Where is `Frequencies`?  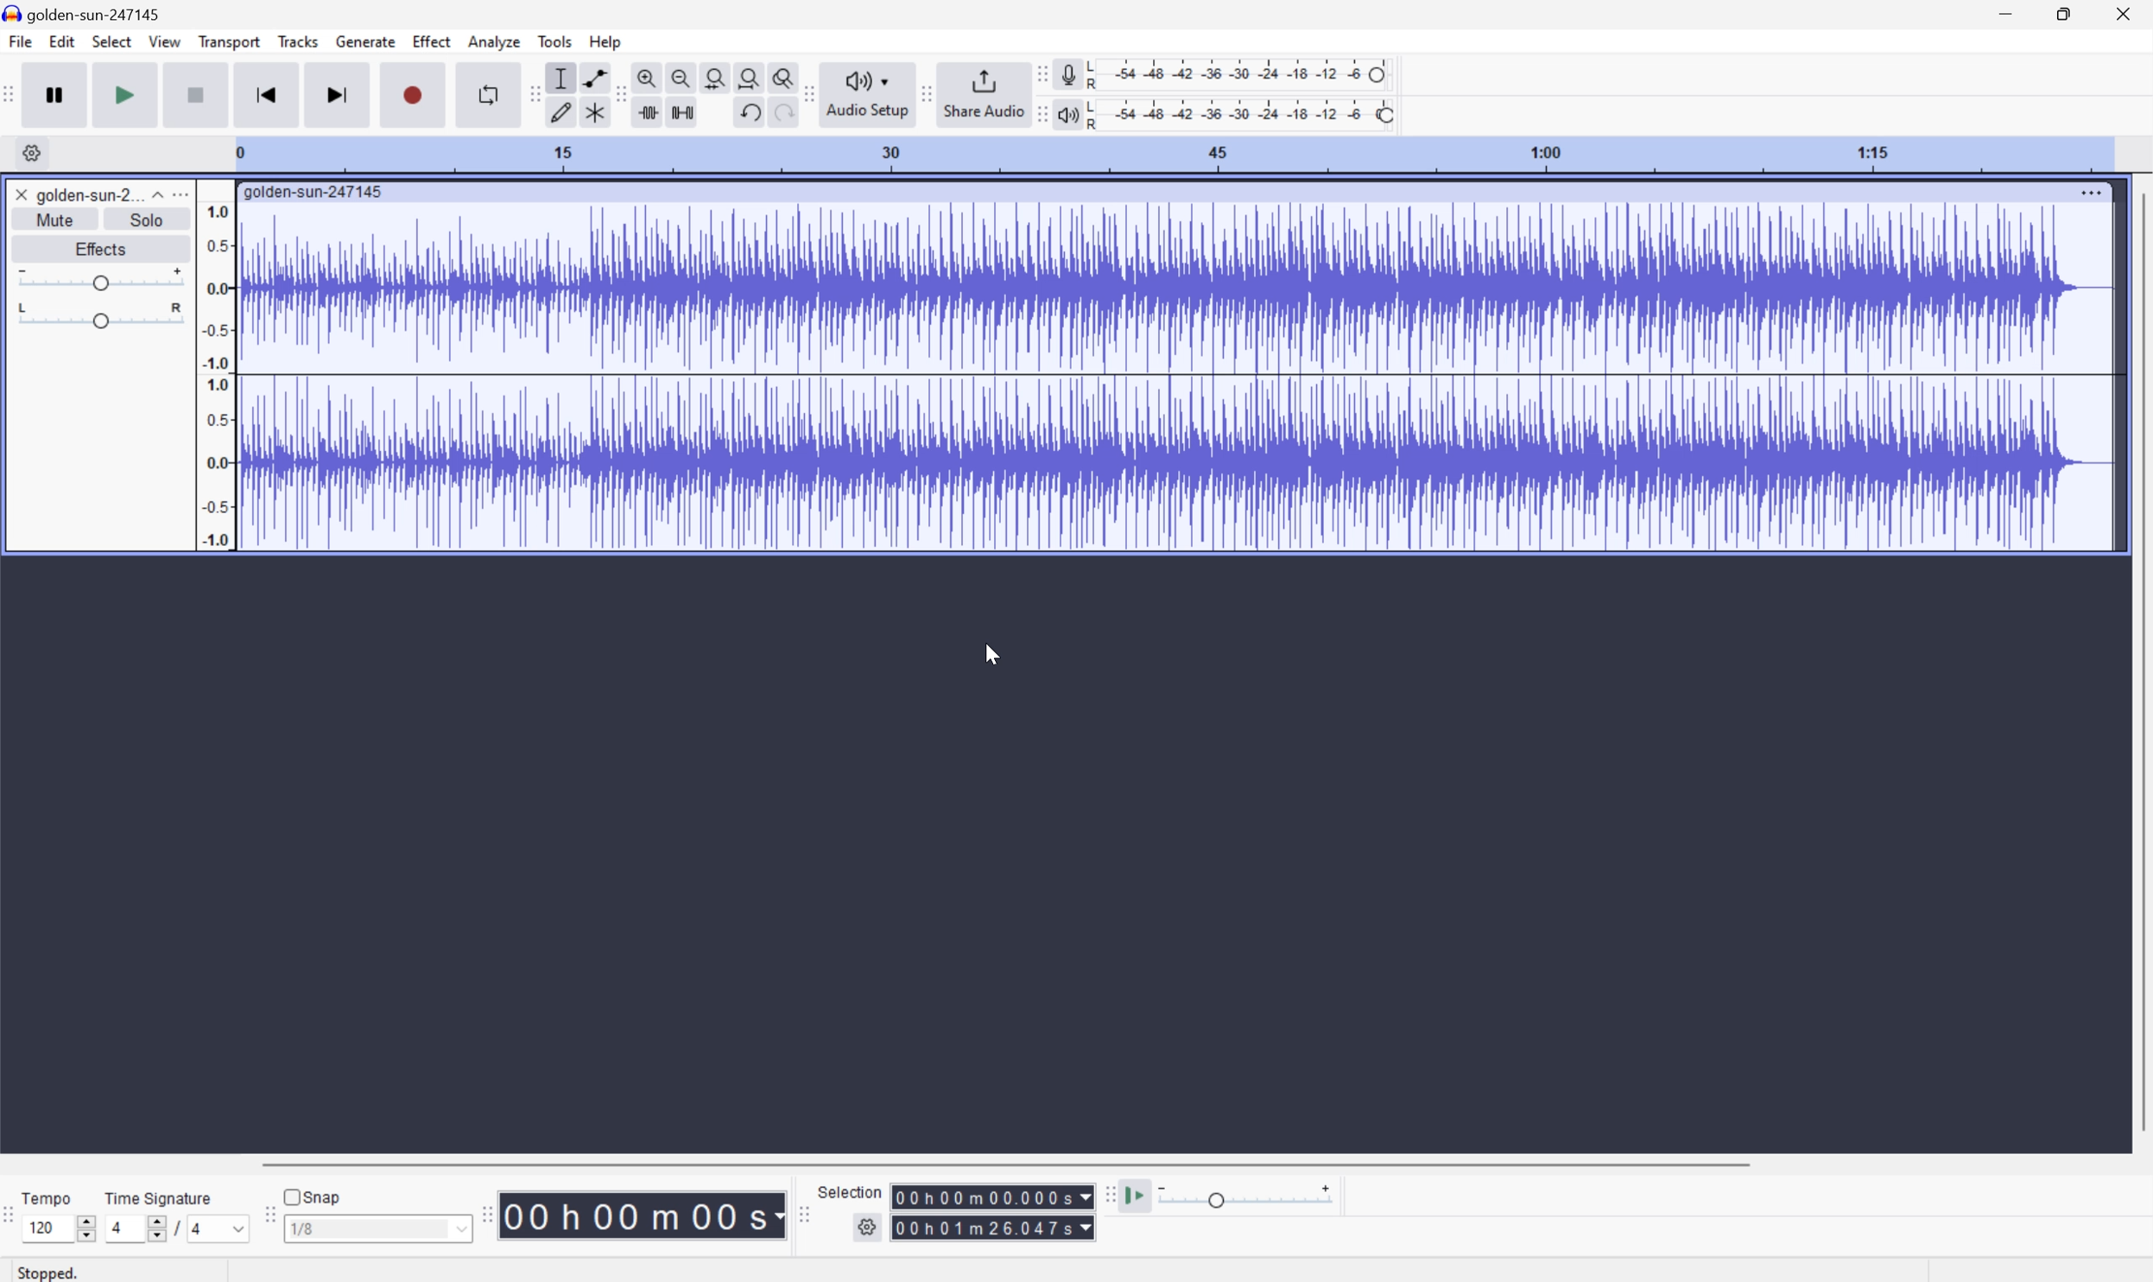
Frequencies is located at coordinates (217, 376).